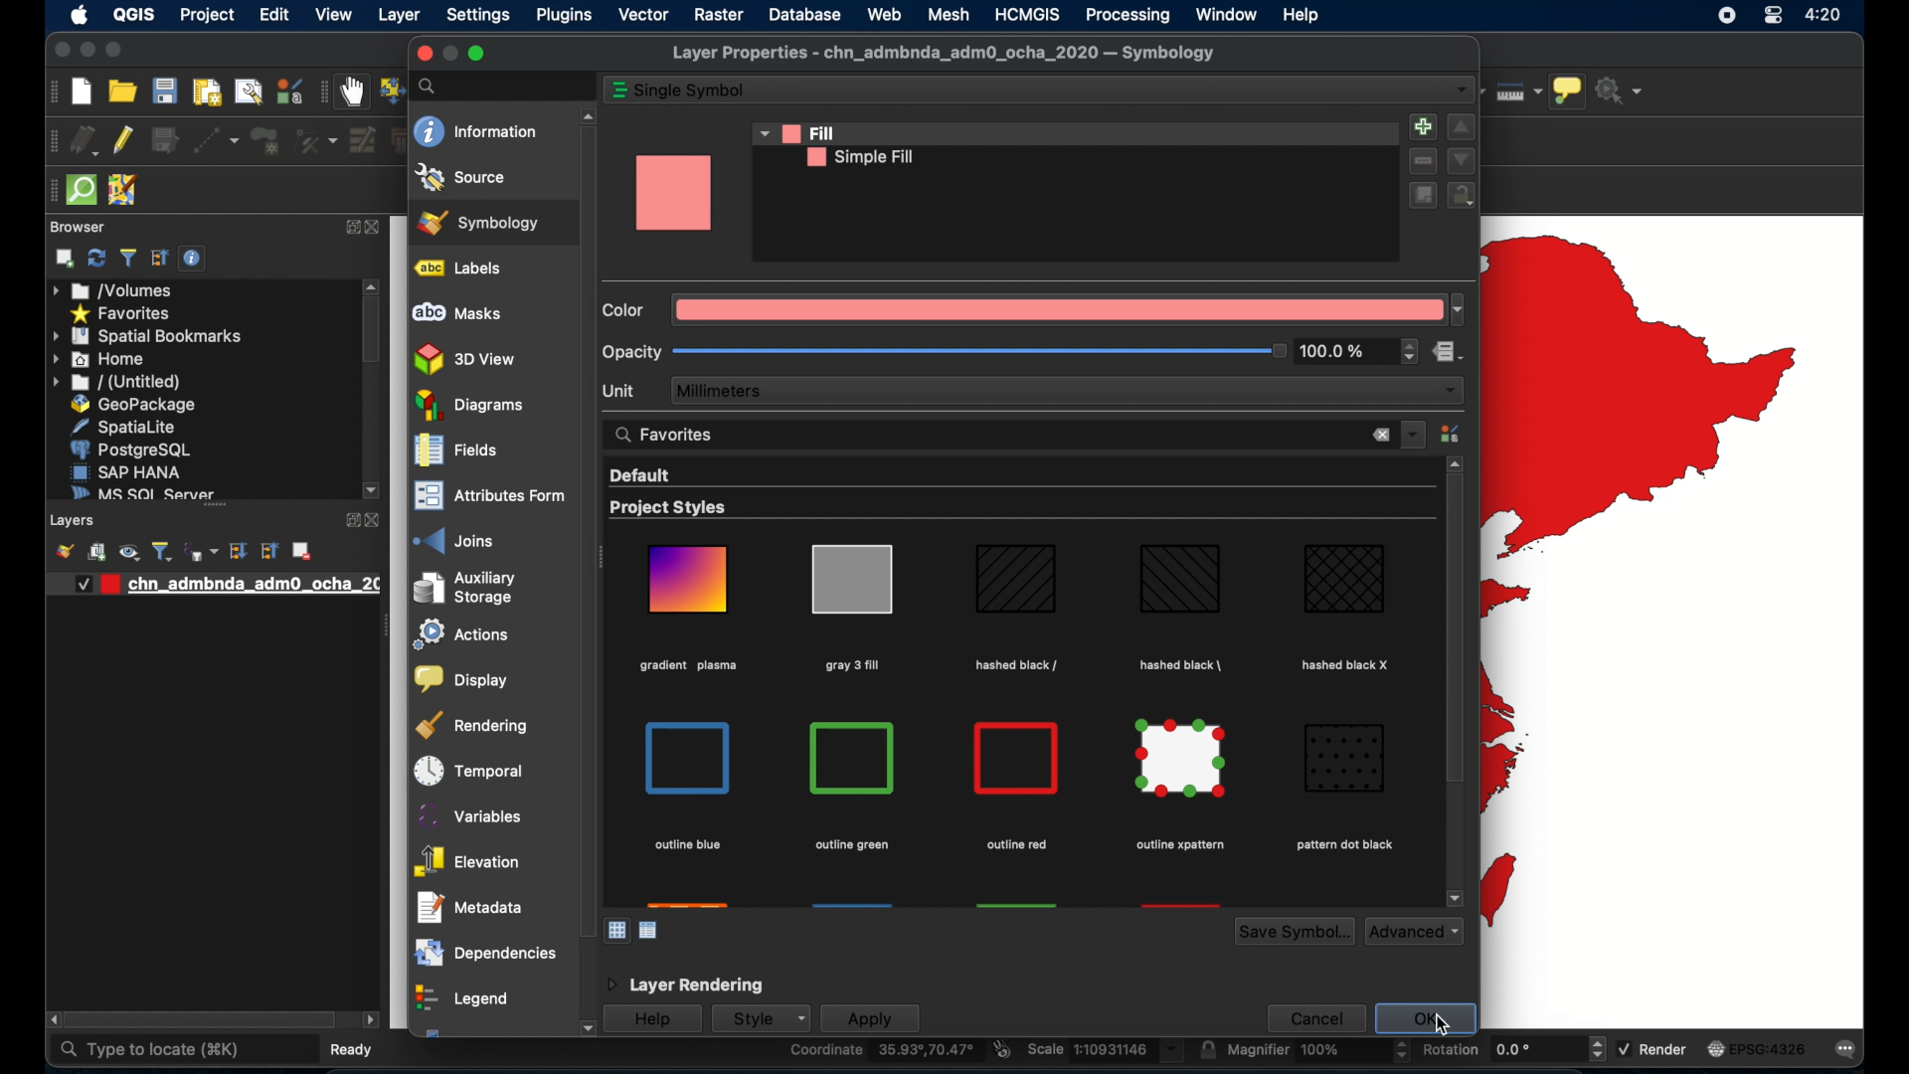  I want to click on spatiallite, so click(130, 427).